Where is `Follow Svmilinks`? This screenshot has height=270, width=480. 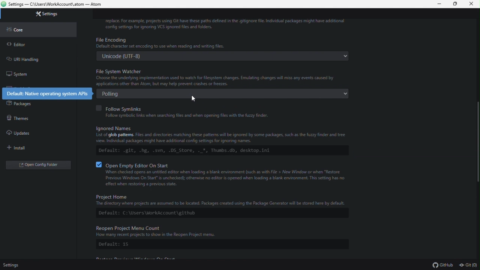 Follow Svmilinks is located at coordinates (121, 107).